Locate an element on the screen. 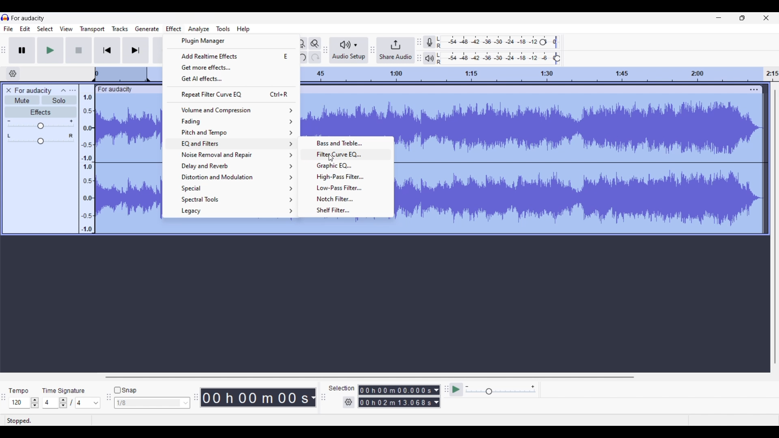 The height and width of the screenshot is (438, 779). Min. gain is located at coordinates (9, 121).